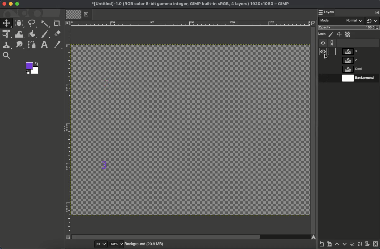 This screenshot has height=249, width=380. Describe the element at coordinates (332, 34) in the screenshot. I see `Lock pixels` at that location.